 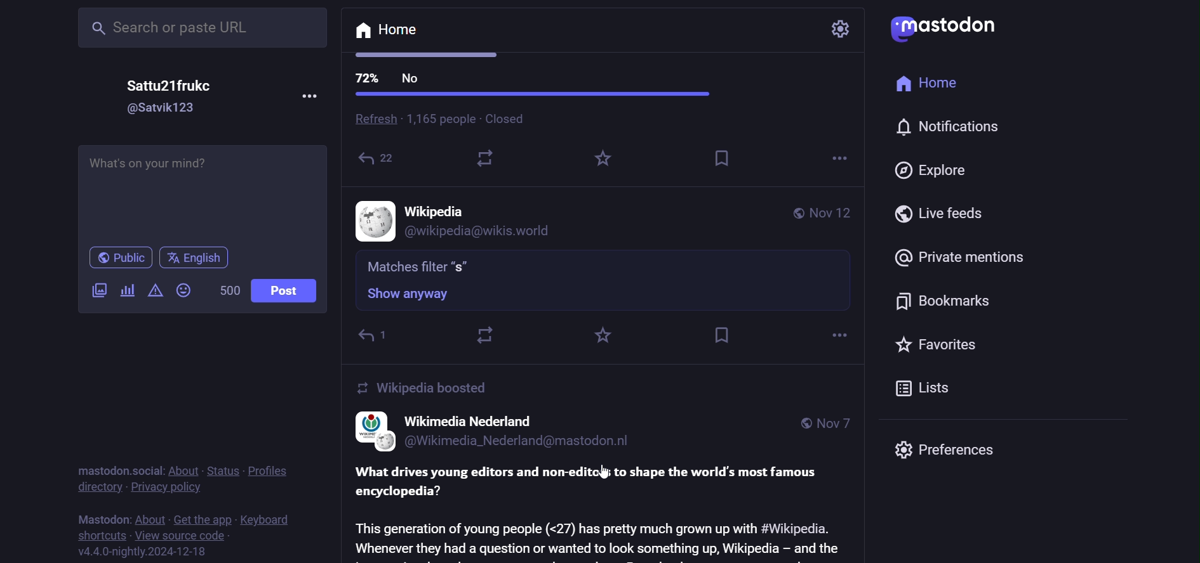 What do you see at coordinates (207, 519) in the screenshot?
I see `get the app` at bounding box center [207, 519].